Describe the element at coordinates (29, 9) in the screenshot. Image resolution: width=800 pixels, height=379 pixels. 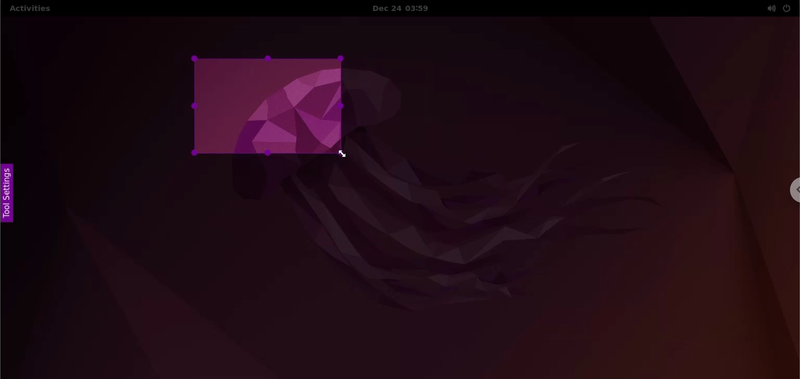
I see `Activities` at that location.